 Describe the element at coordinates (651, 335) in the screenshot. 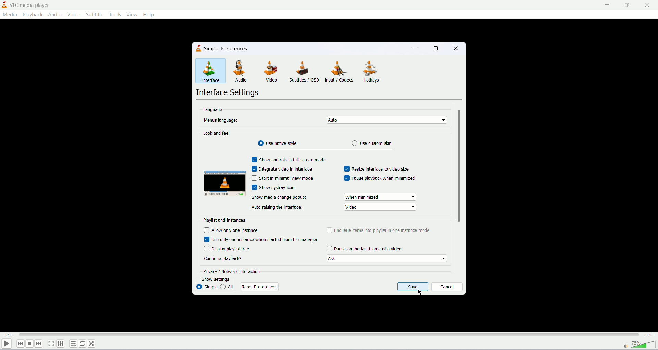

I see `total time` at that location.